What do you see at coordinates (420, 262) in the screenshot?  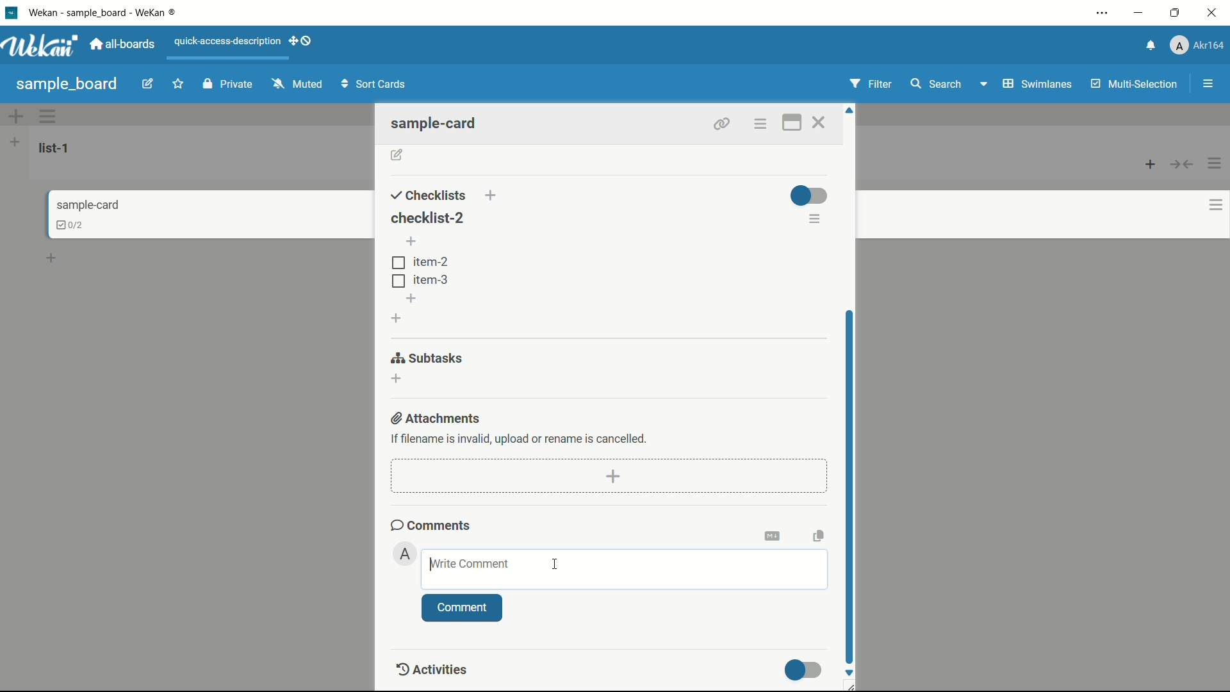 I see `item-2` at bounding box center [420, 262].